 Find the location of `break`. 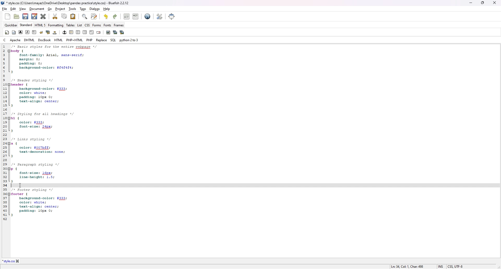

break is located at coordinates (41, 32).